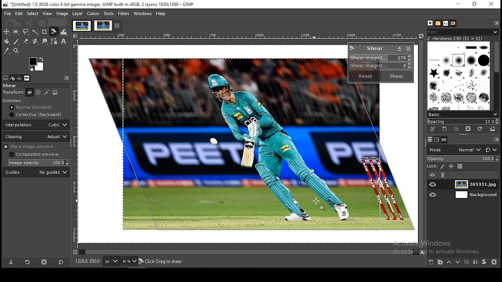 The width and height of the screenshot is (502, 282). What do you see at coordinates (18, 42) in the screenshot?
I see `paint brush tool` at bounding box center [18, 42].